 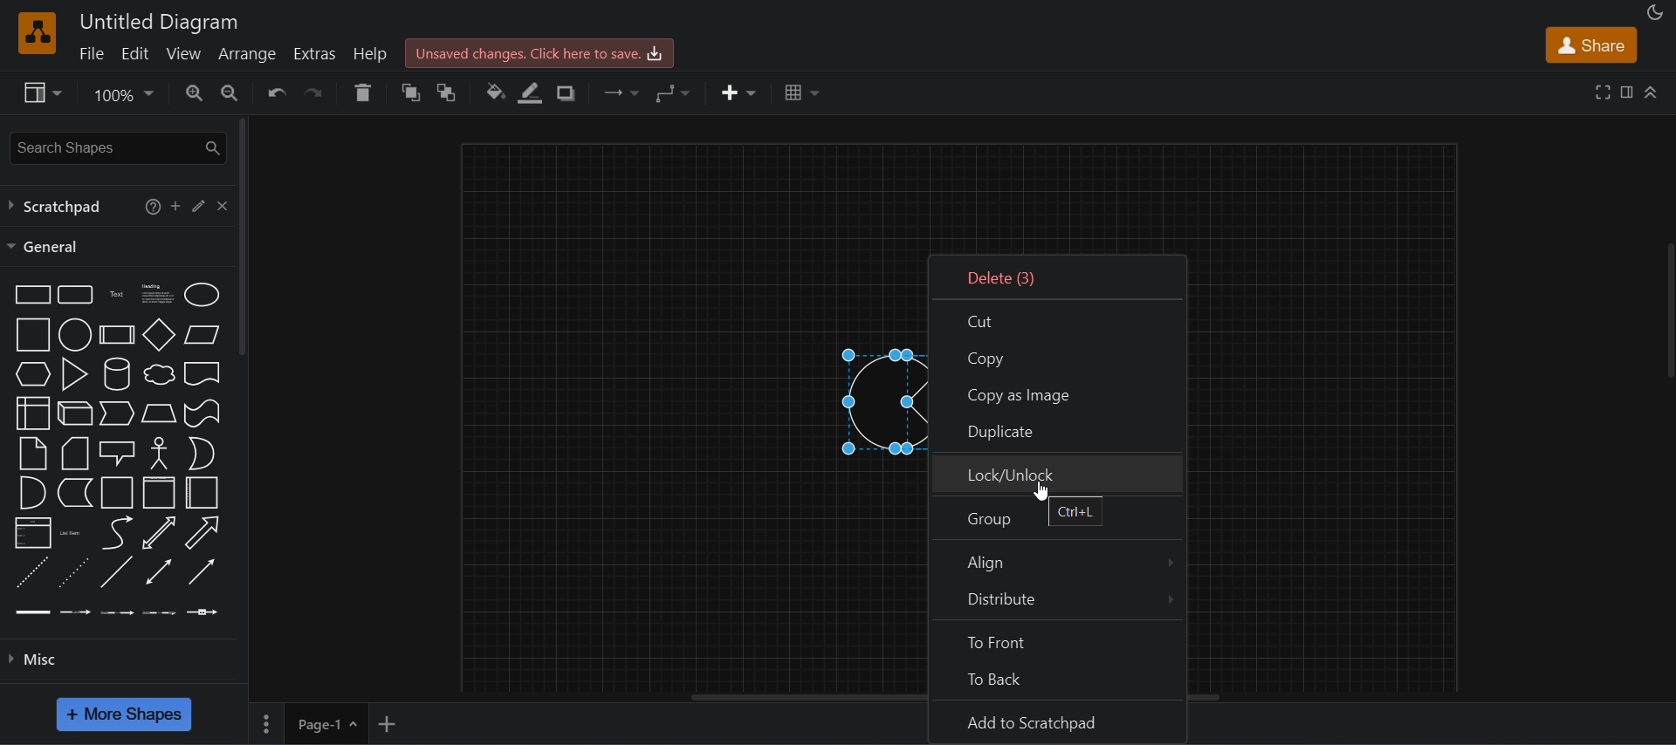 What do you see at coordinates (35, 32) in the screenshot?
I see `logo` at bounding box center [35, 32].